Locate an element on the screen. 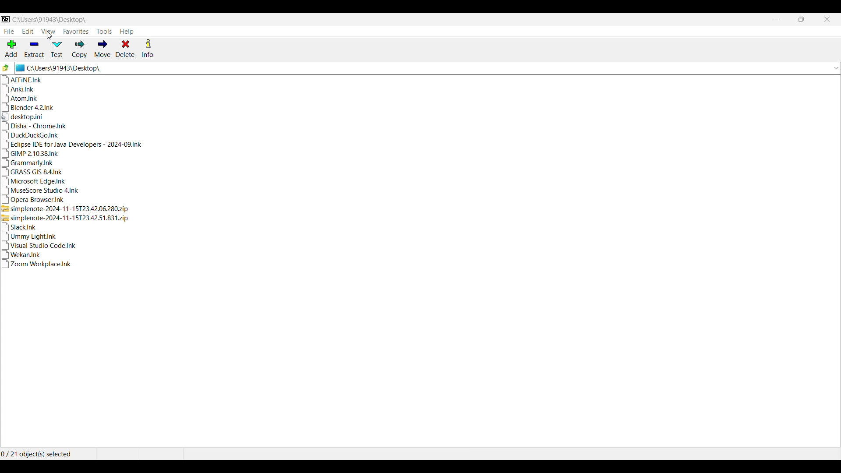 This screenshot has width=841, height=473. Copy is located at coordinates (80, 49).